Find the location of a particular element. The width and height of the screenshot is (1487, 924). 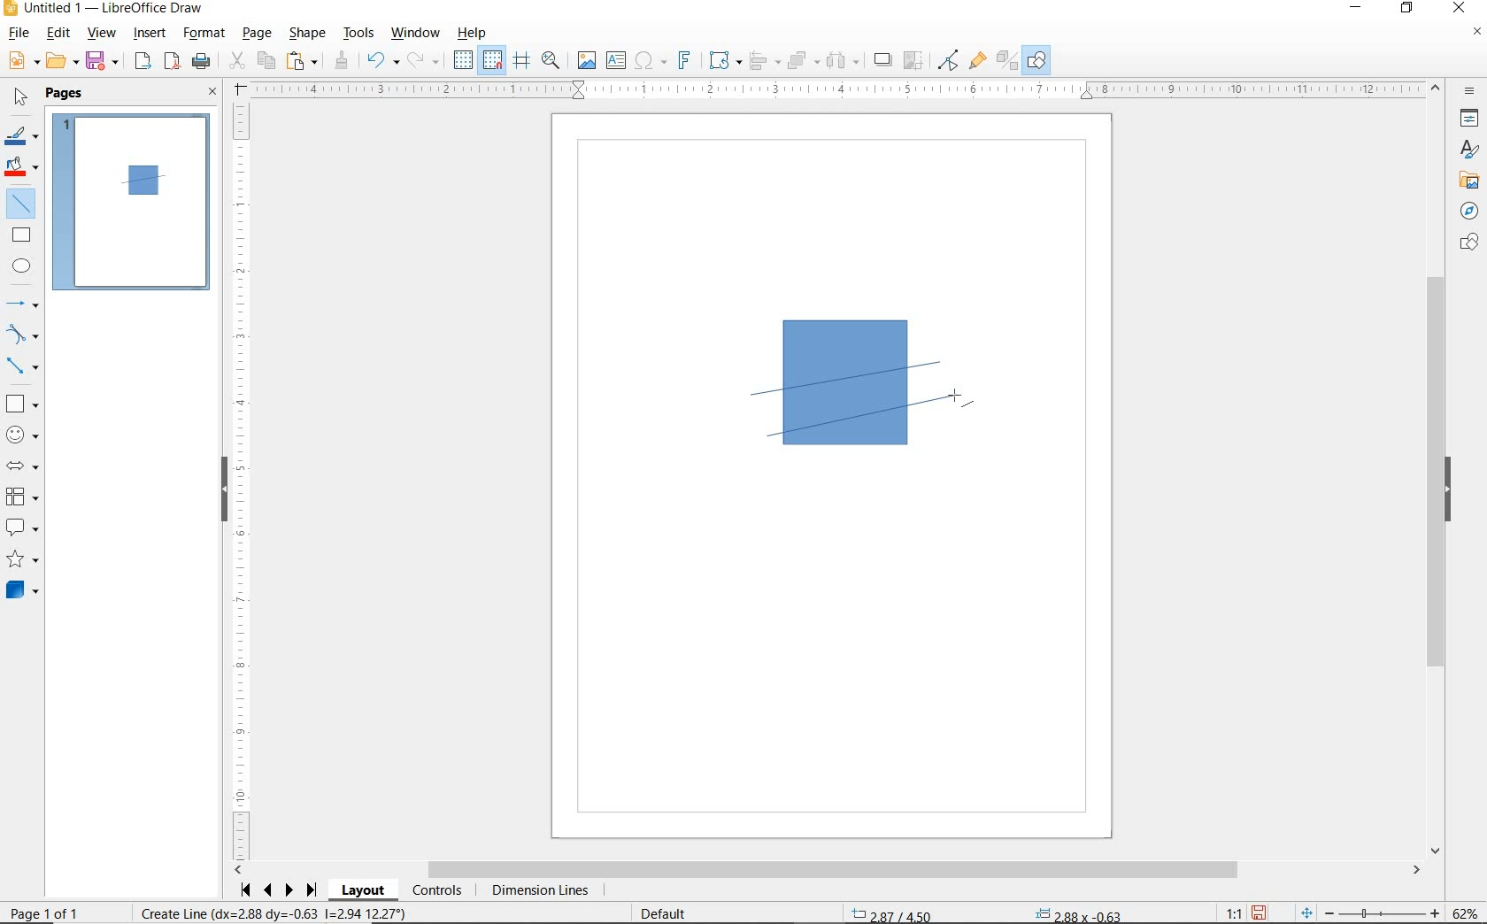

HELPLINES WHILE MOVING is located at coordinates (525, 63).